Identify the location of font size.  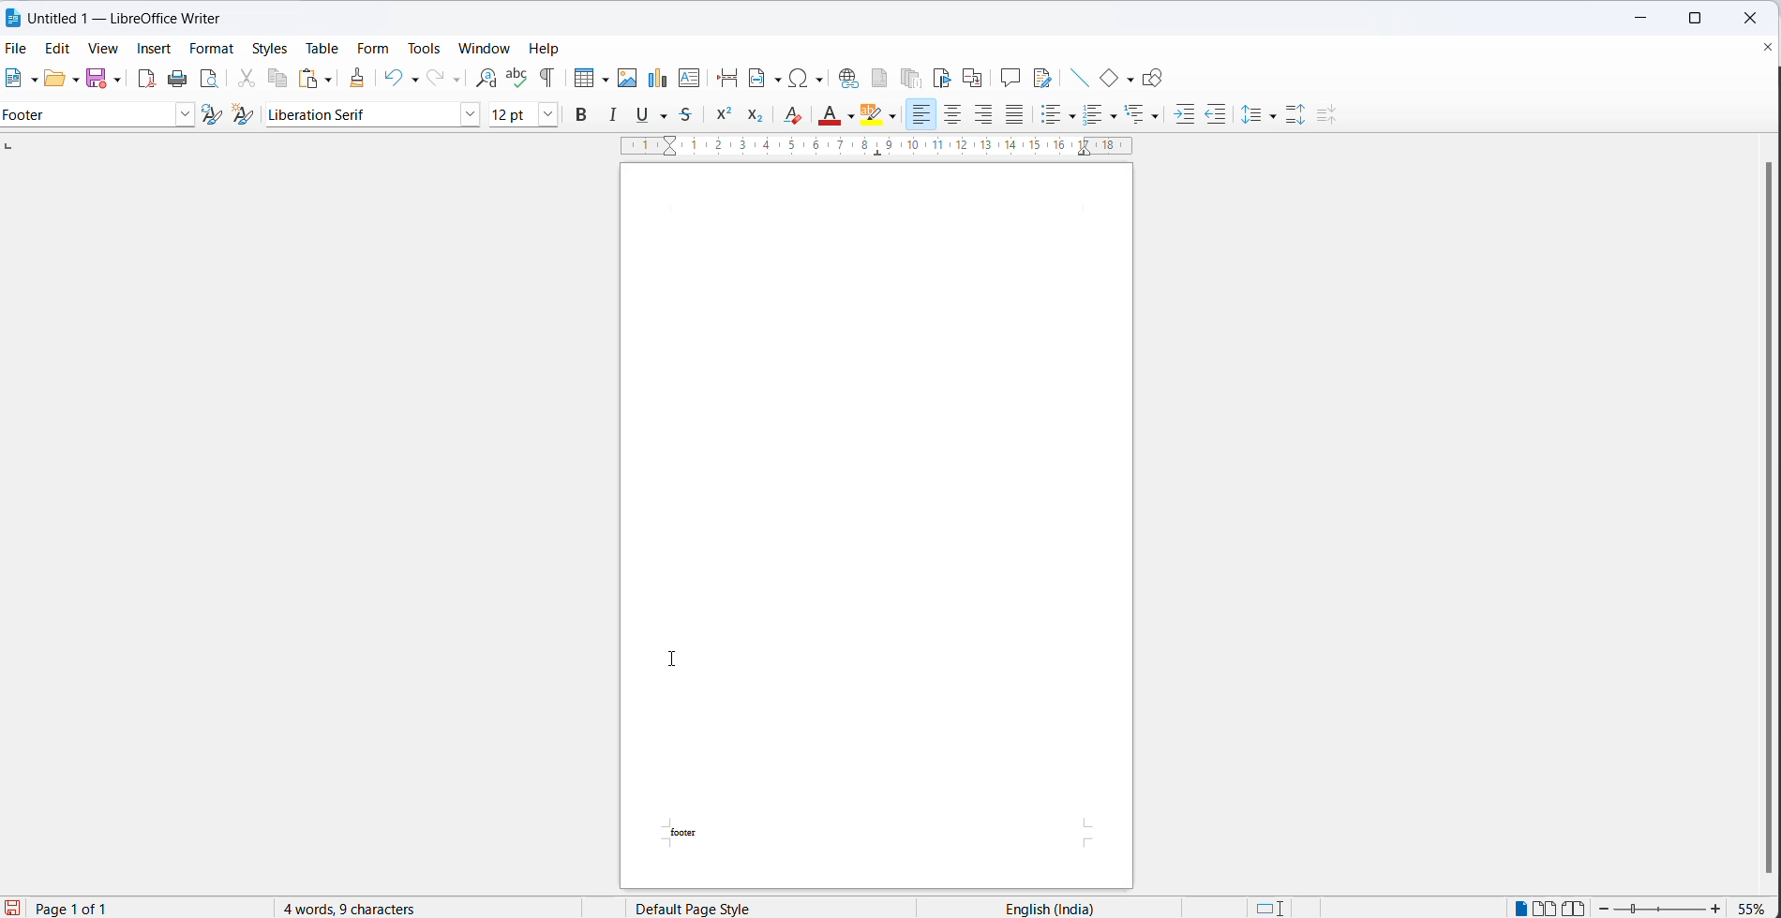
(512, 114).